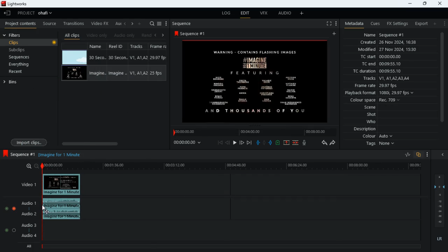 The width and height of the screenshot is (448, 252). Describe the element at coordinates (231, 246) in the screenshot. I see `timeline` at that location.